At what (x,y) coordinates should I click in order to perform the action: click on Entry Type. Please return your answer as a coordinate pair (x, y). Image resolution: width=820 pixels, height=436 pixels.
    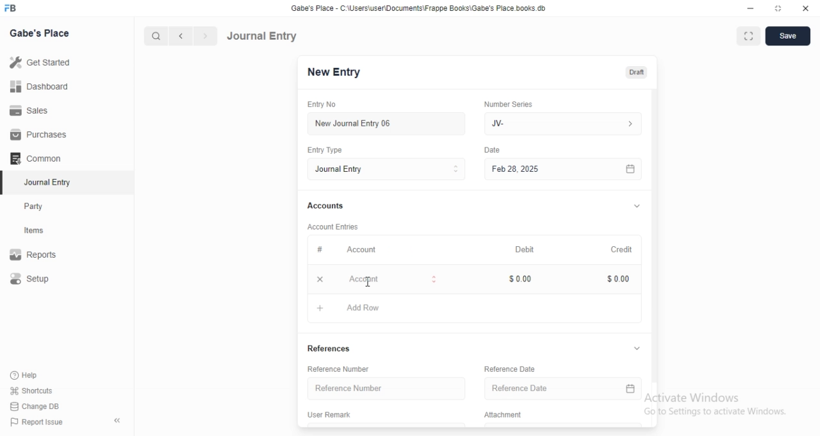
    Looking at the image, I should click on (329, 149).